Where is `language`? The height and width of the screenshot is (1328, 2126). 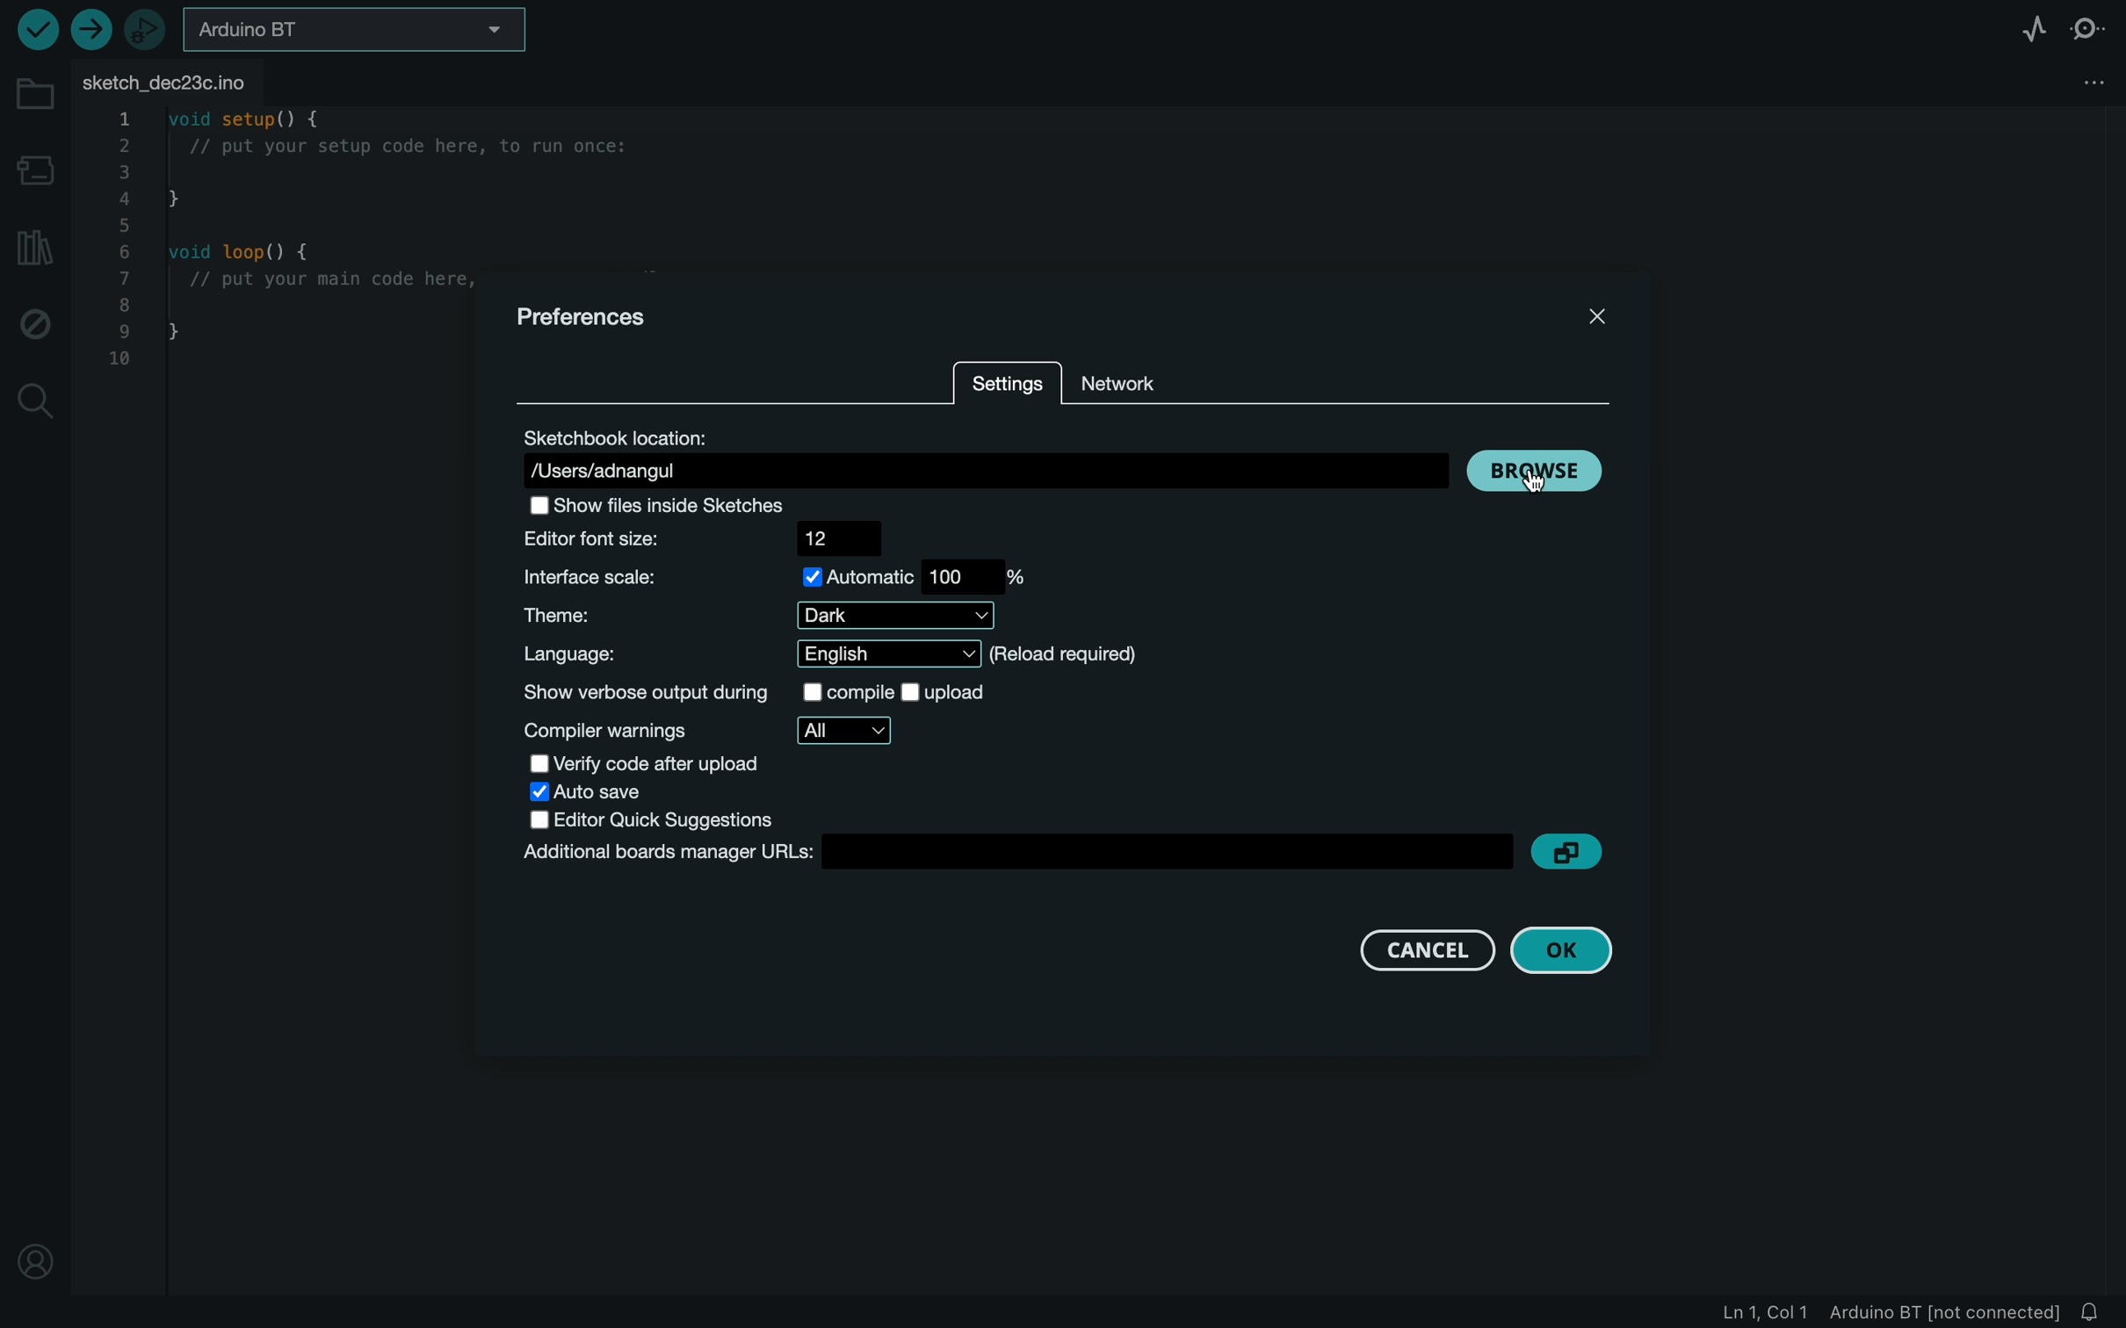
language is located at coordinates (827, 656).